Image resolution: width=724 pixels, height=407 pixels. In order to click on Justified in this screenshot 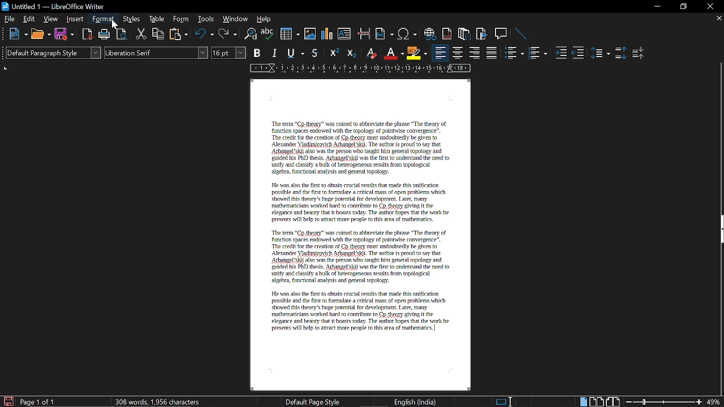, I will do `click(493, 53)`.